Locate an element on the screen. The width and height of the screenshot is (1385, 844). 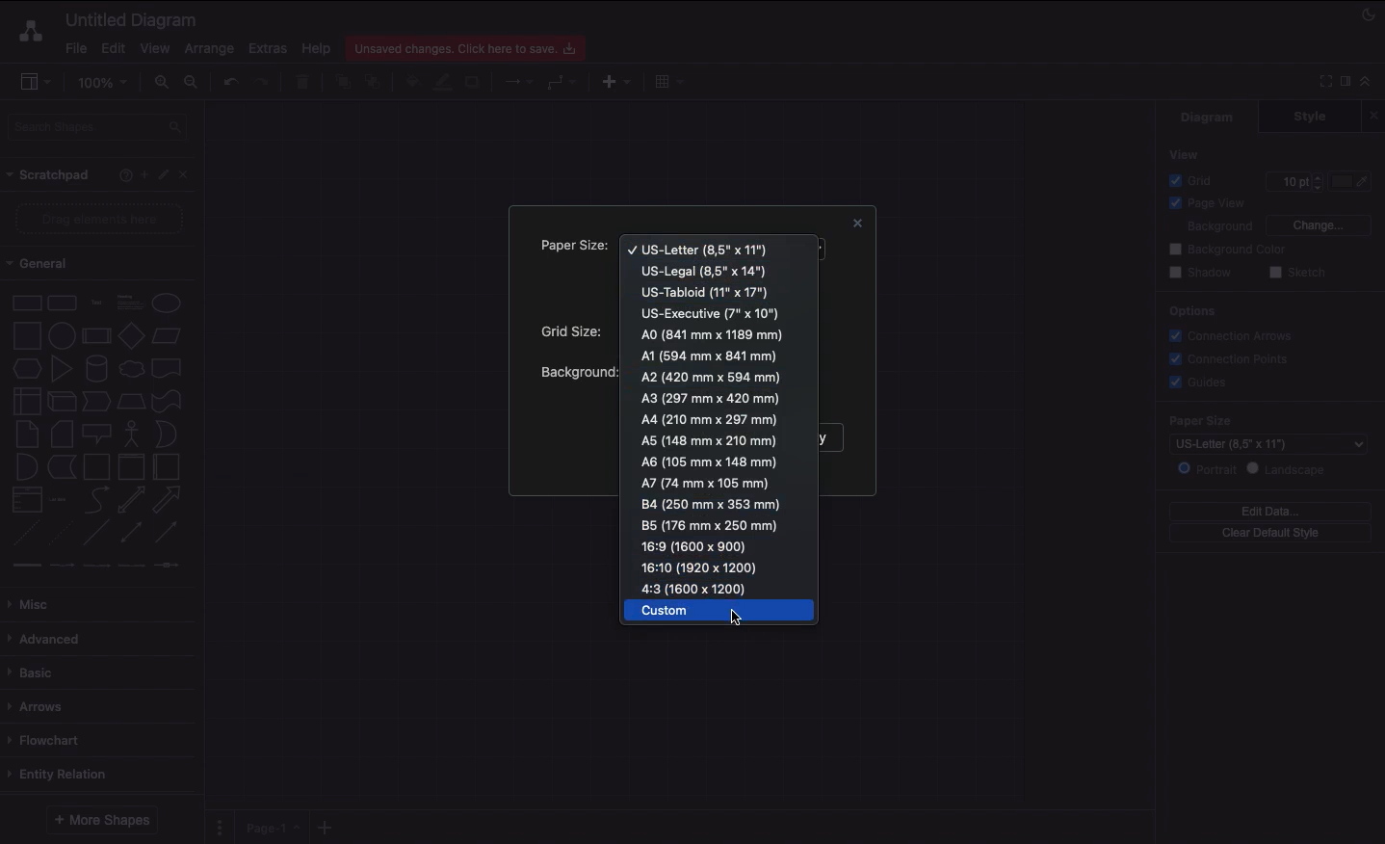
Style is located at coordinates (1312, 116).